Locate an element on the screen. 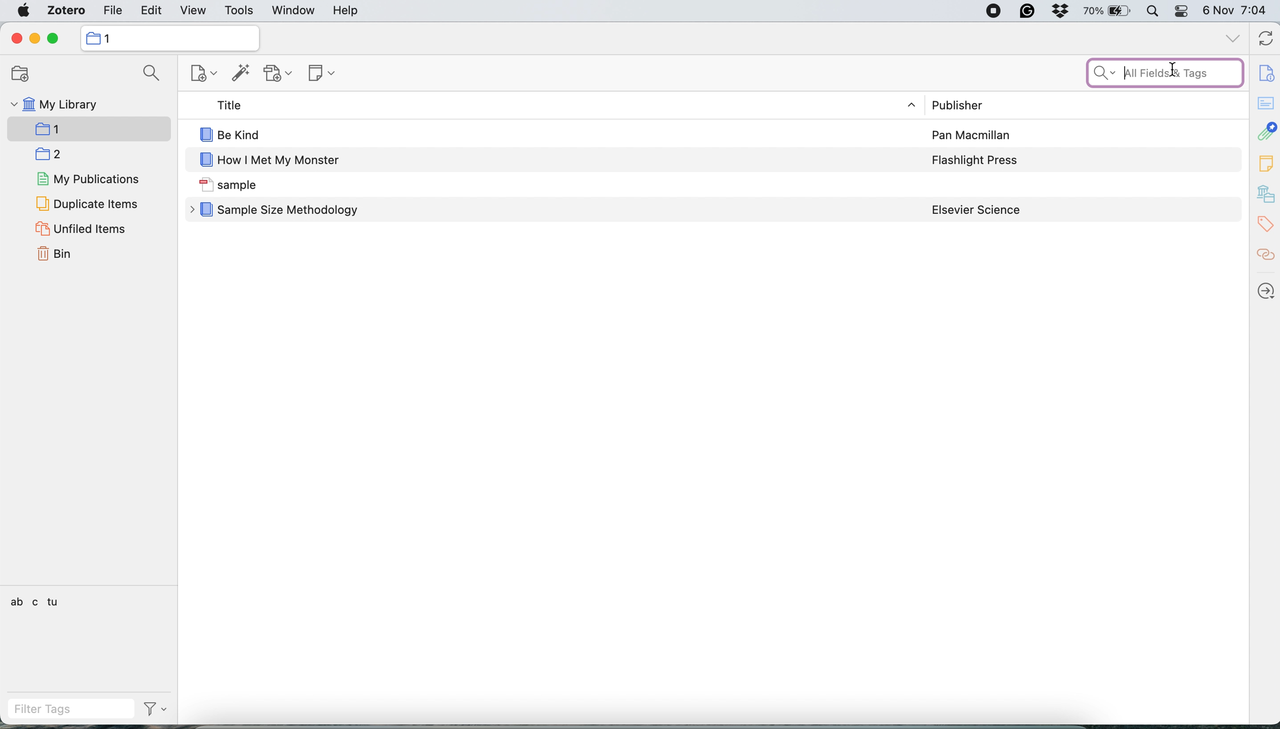 The width and height of the screenshot is (1280, 729). view is located at coordinates (194, 10).